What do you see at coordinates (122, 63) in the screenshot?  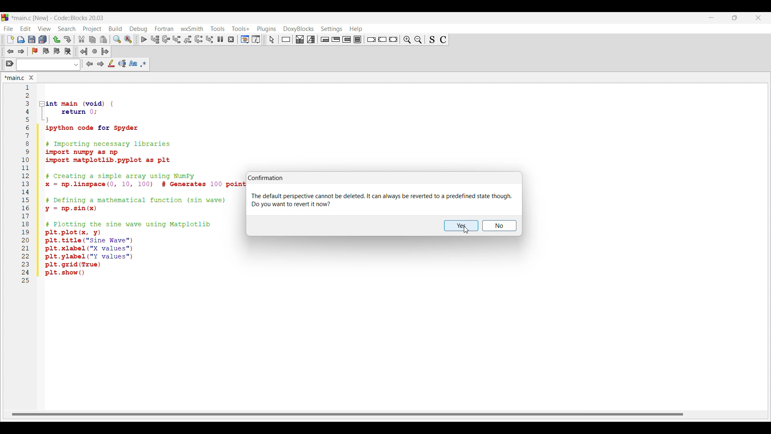 I see `Selected text` at bounding box center [122, 63].